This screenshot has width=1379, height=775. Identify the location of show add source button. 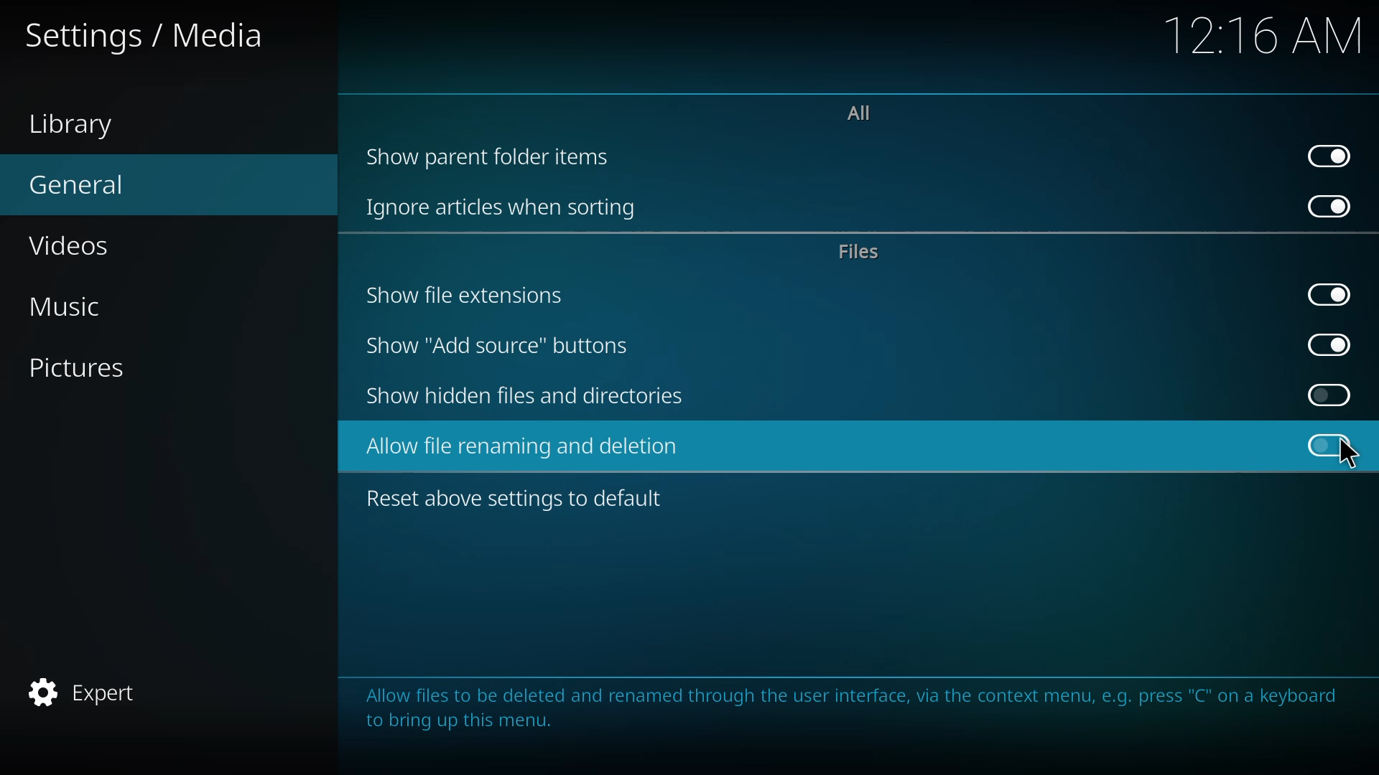
(502, 345).